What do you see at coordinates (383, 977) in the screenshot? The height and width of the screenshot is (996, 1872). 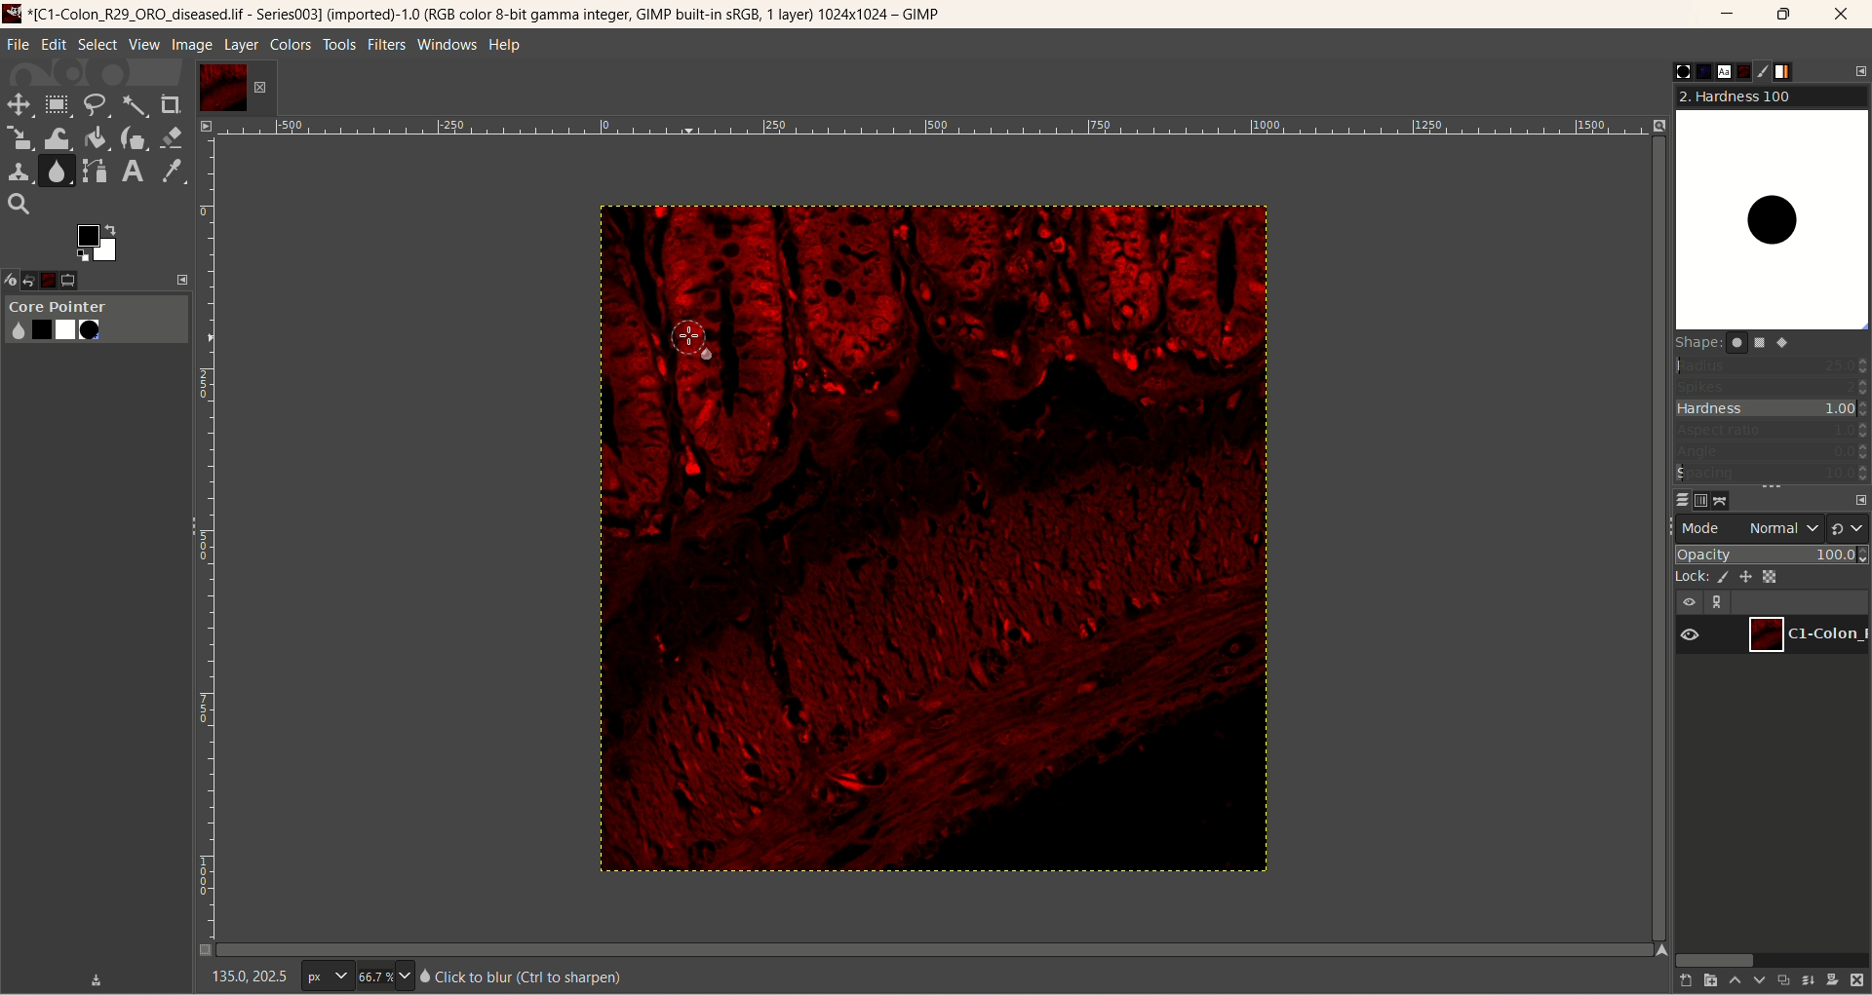 I see `zoom factor` at bounding box center [383, 977].